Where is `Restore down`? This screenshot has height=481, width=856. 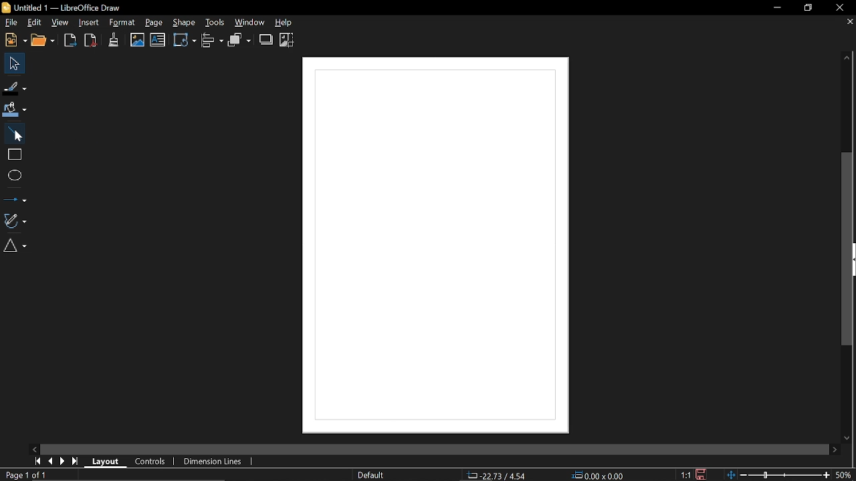
Restore down is located at coordinates (805, 8).